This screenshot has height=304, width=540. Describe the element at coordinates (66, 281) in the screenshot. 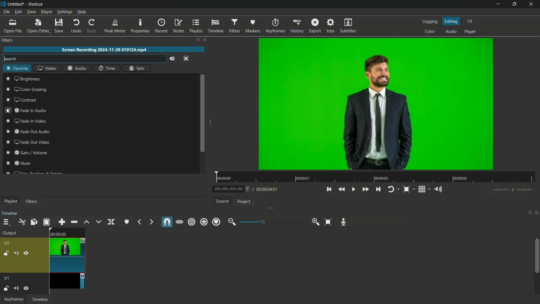

I see `video-1 on timeline` at that location.